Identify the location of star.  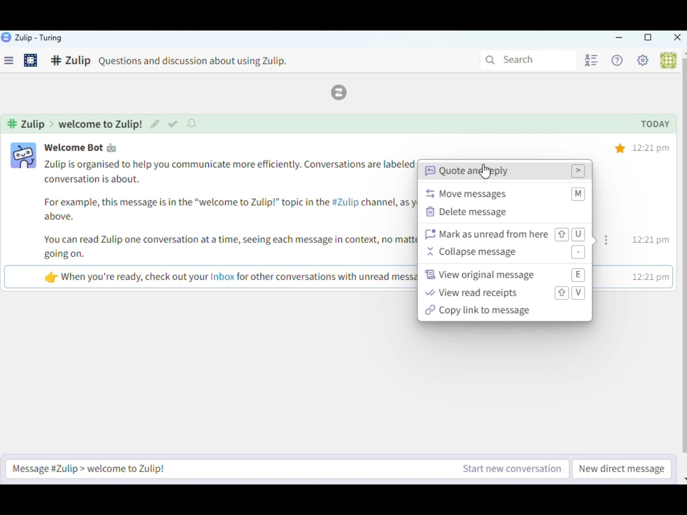
(620, 147).